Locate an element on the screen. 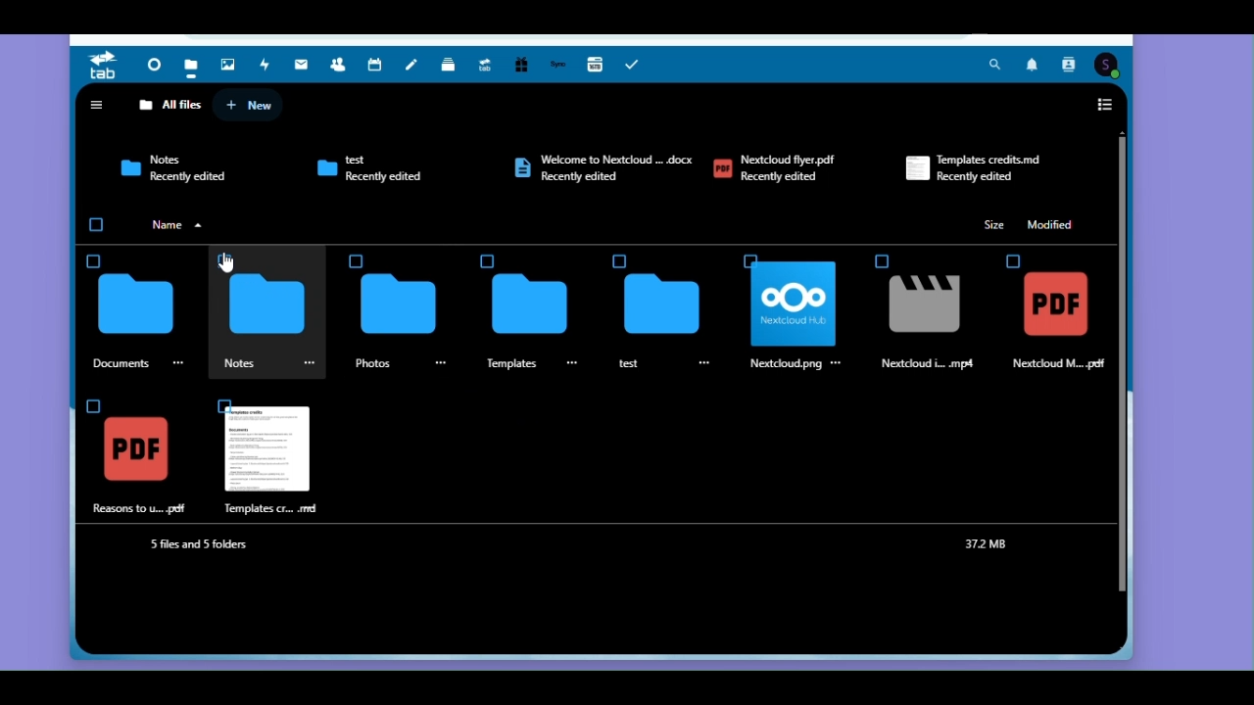 Image resolution: width=1254 pixels, height=705 pixels. Ellipsis is located at coordinates (312, 362).